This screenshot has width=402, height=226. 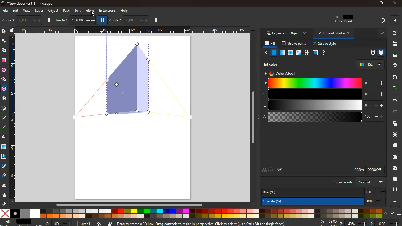 What do you see at coordinates (129, 204) in the screenshot?
I see `Scrollbar` at bounding box center [129, 204].